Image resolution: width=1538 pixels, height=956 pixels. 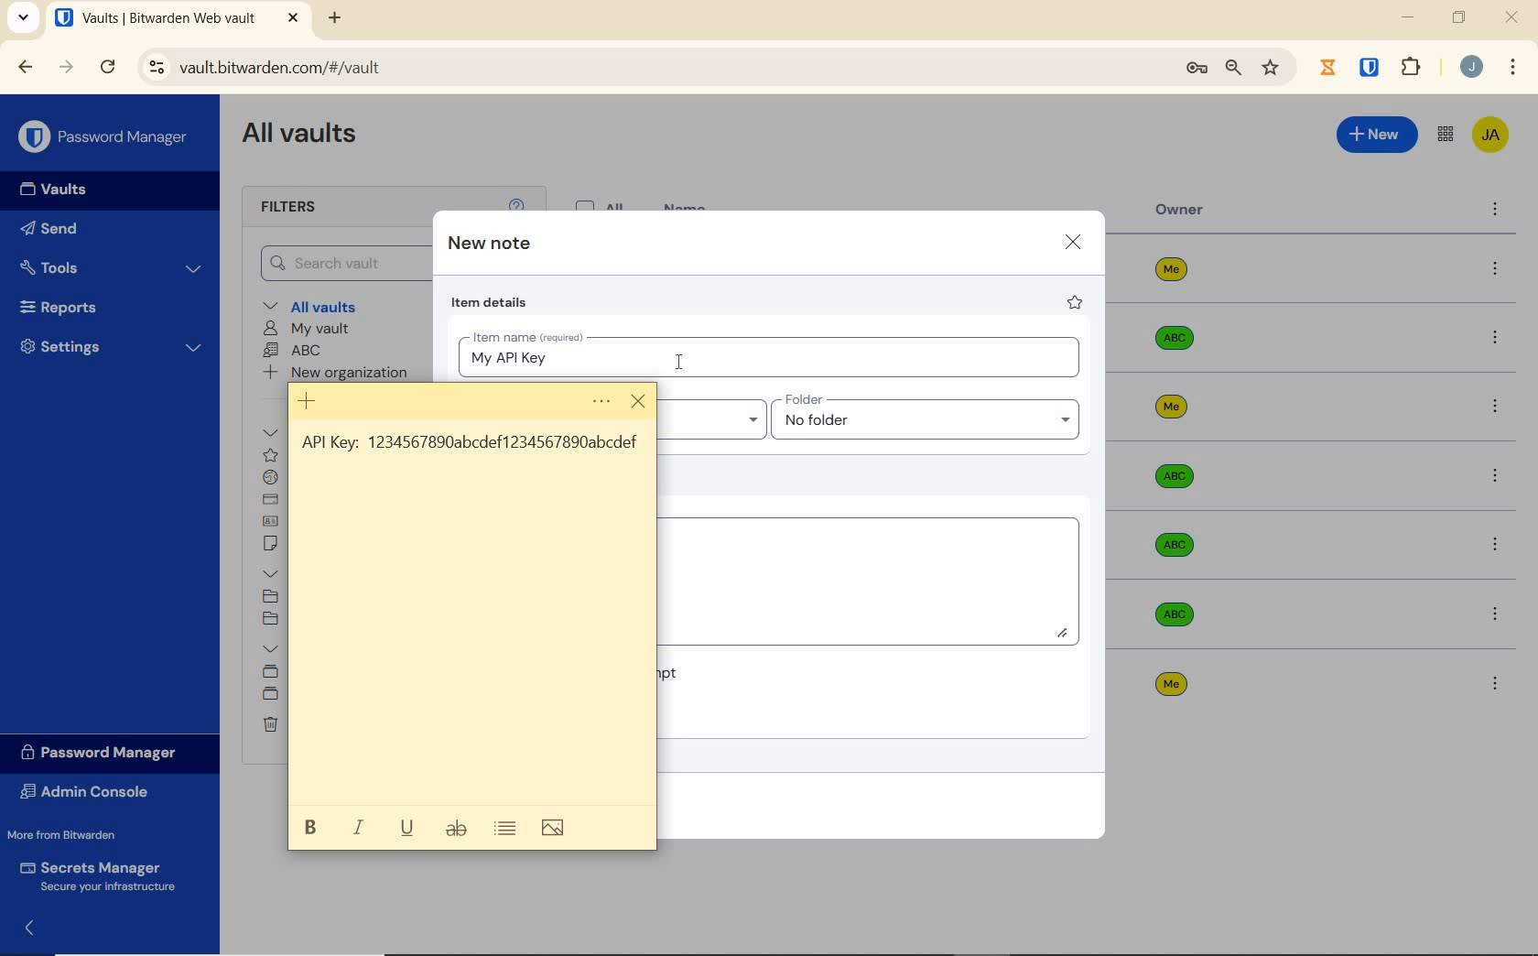 I want to click on Input folder name, so click(x=929, y=418).